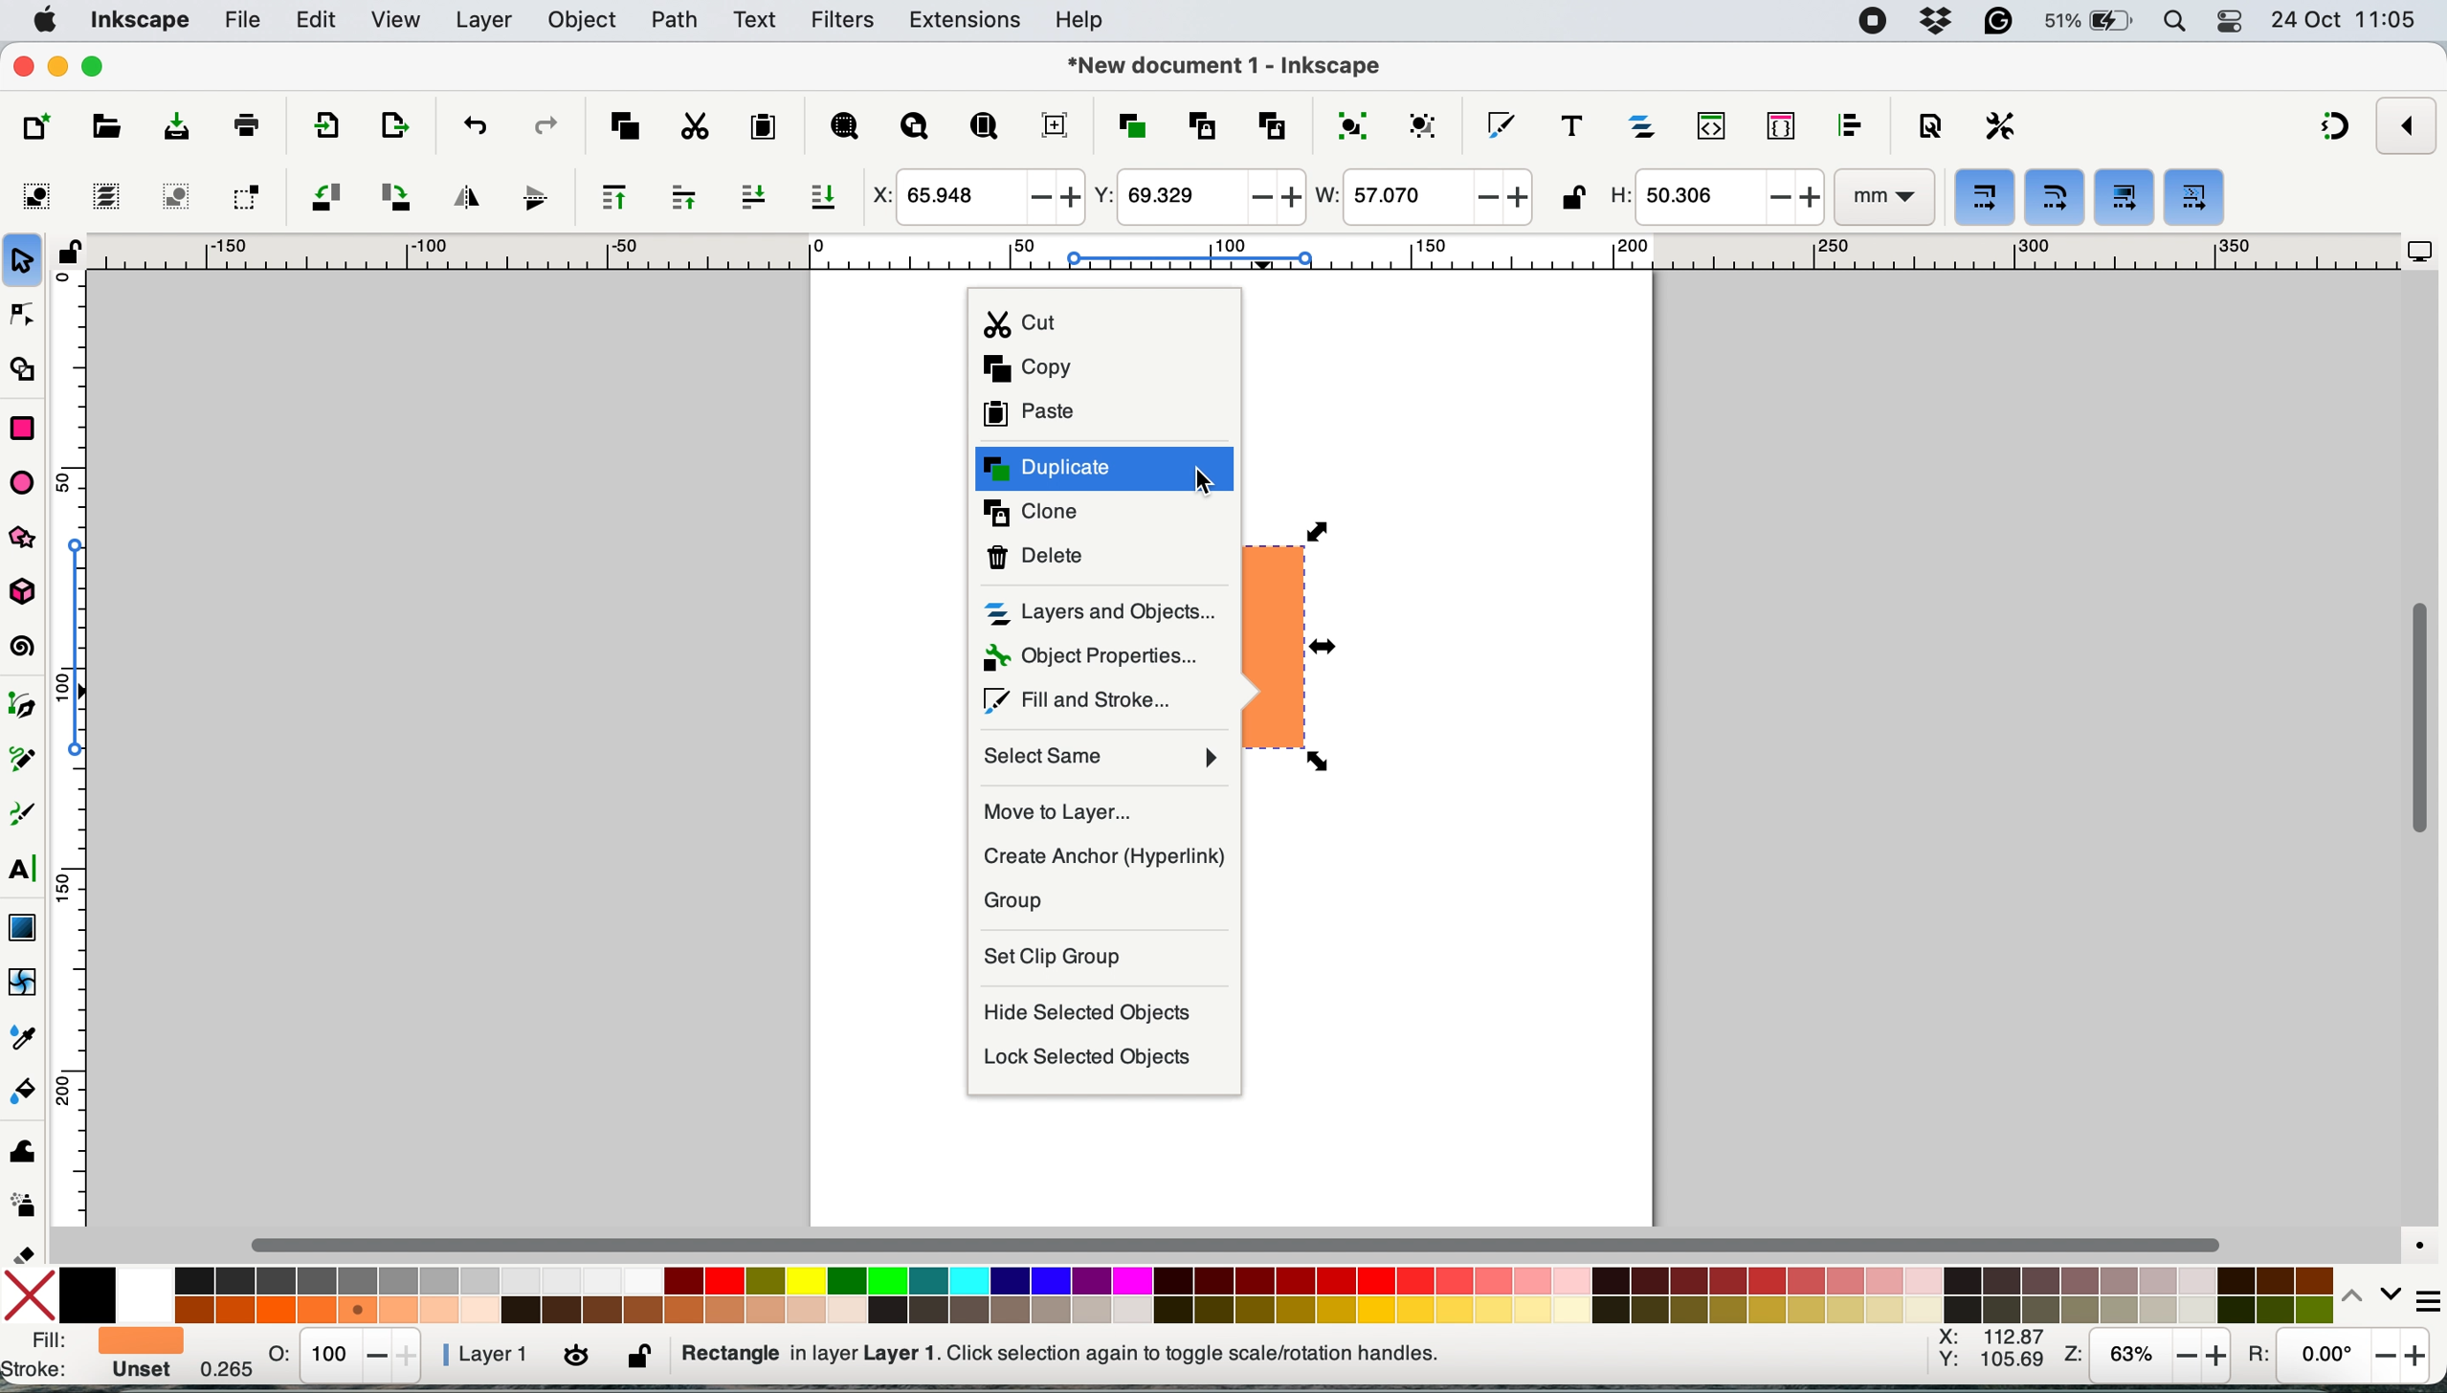 This screenshot has width=2447, height=1393. Describe the element at coordinates (32, 593) in the screenshot. I see `3dbox tool` at that location.